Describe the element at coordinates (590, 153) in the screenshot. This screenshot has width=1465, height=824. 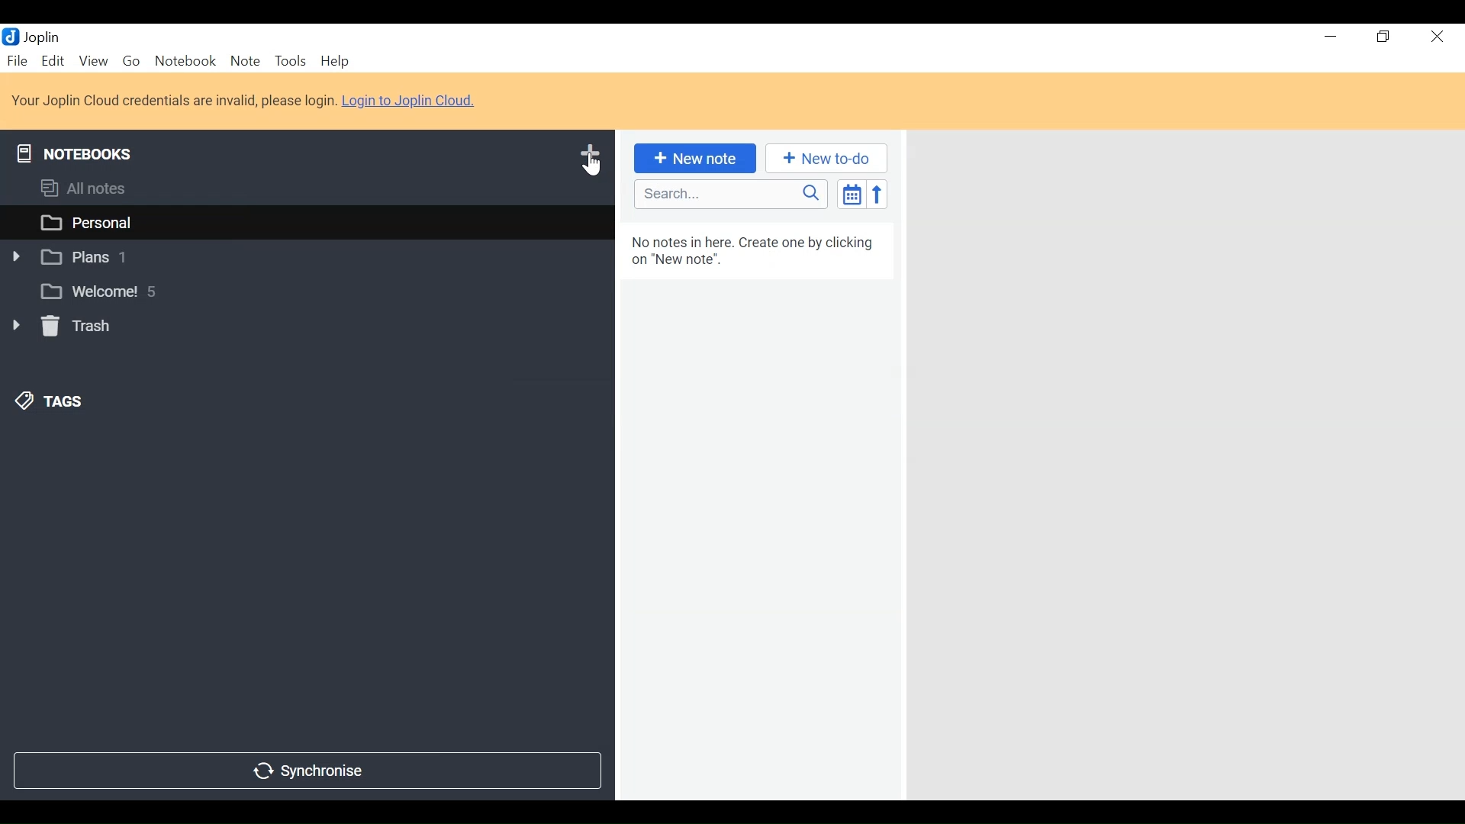
I see `Add Notebook` at that location.